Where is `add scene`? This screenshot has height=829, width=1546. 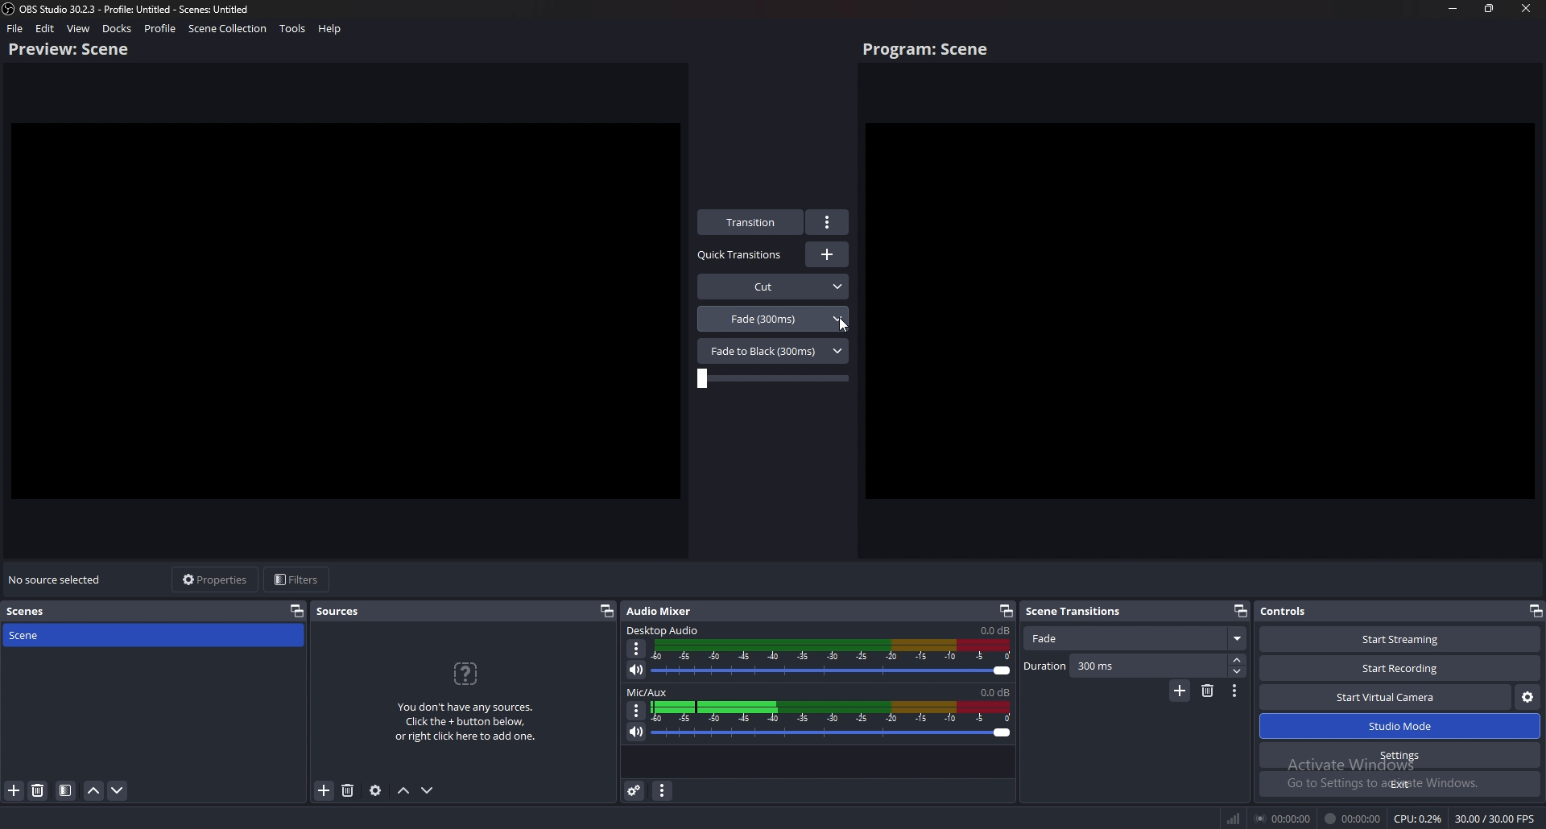
add scene is located at coordinates (14, 790).